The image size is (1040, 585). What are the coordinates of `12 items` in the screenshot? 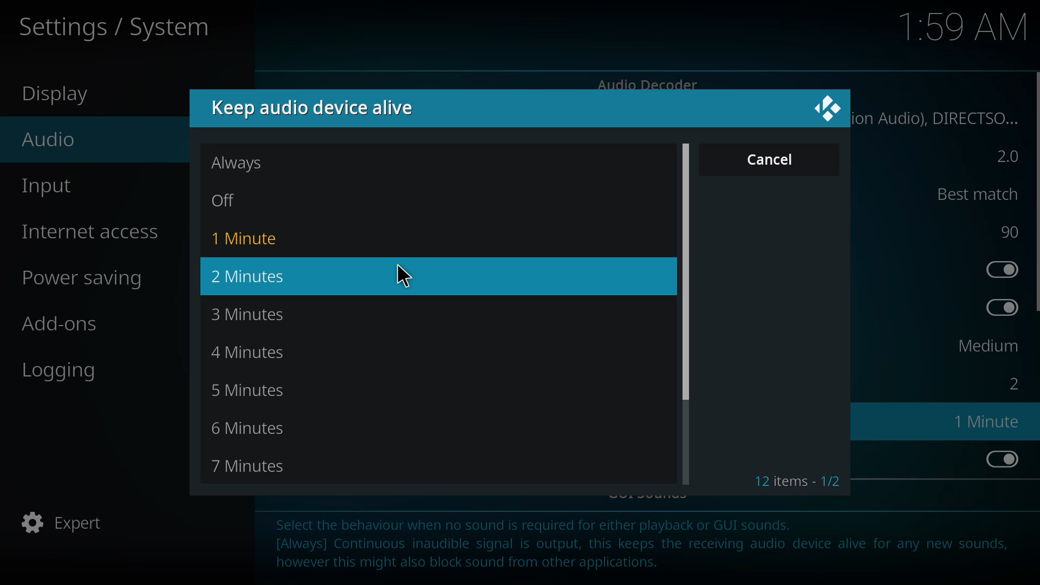 It's located at (798, 482).